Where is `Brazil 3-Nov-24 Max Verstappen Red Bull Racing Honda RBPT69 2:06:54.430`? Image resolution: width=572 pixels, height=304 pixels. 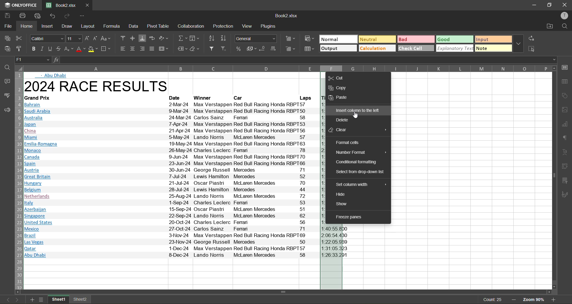 Brazil 3-Nov-24 Max Verstappen Red Bull Racing Honda RBPT69 2:06:54.430 is located at coordinates (188, 236).